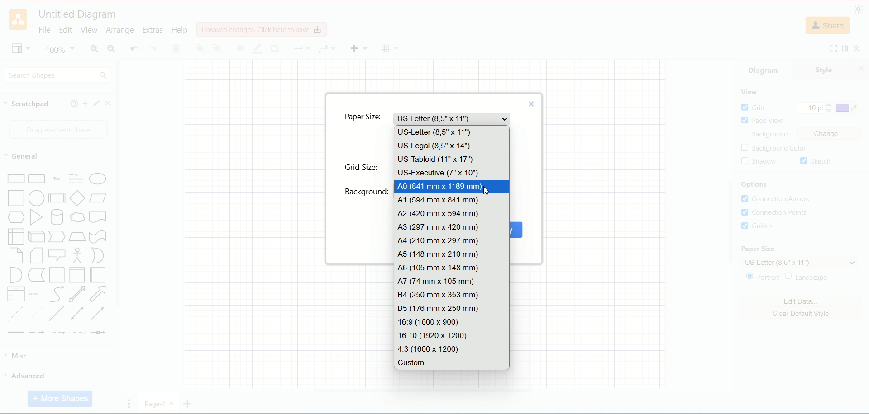  What do you see at coordinates (451, 362) in the screenshot?
I see `Custom` at bounding box center [451, 362].